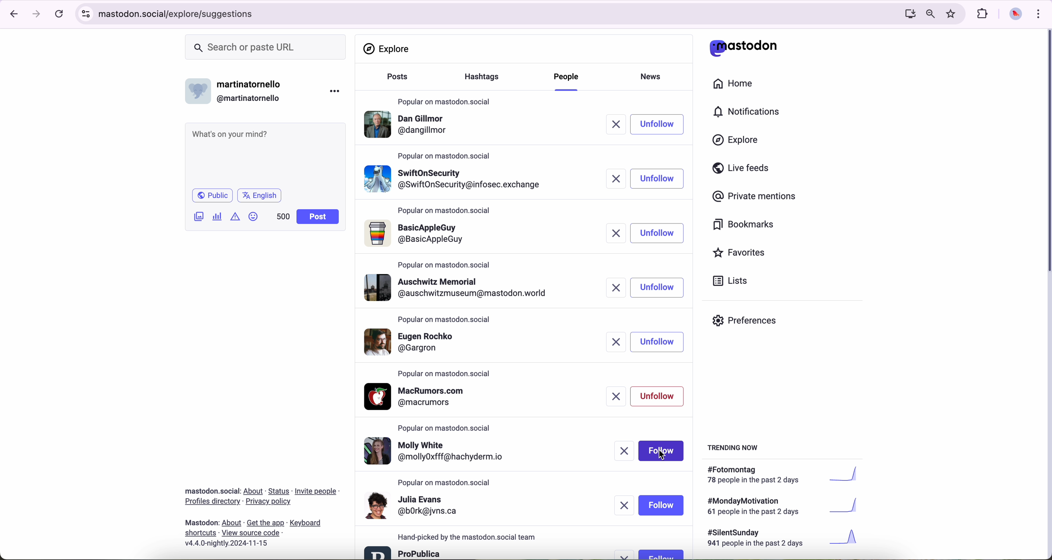 Image resolution: width=1052 pixels, height=560 pixels. I want to click on extensions, so click(983, 14).